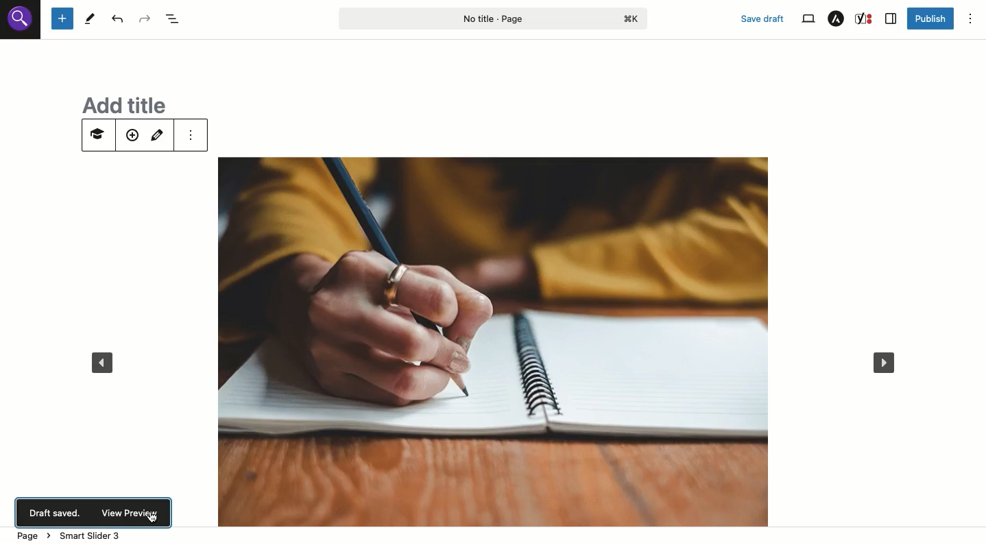 The width and height of the screenshot is (986, 543). What do you see at coordinates (889, 360) in the screenshot?
I see `next` at bounding box center [889, 360].